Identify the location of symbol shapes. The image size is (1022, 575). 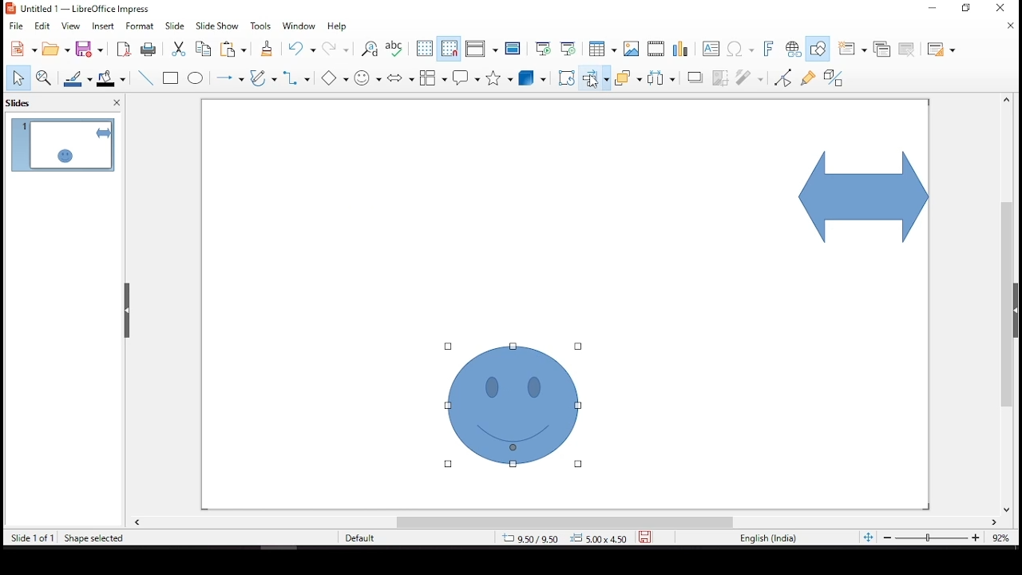
(370, 77).